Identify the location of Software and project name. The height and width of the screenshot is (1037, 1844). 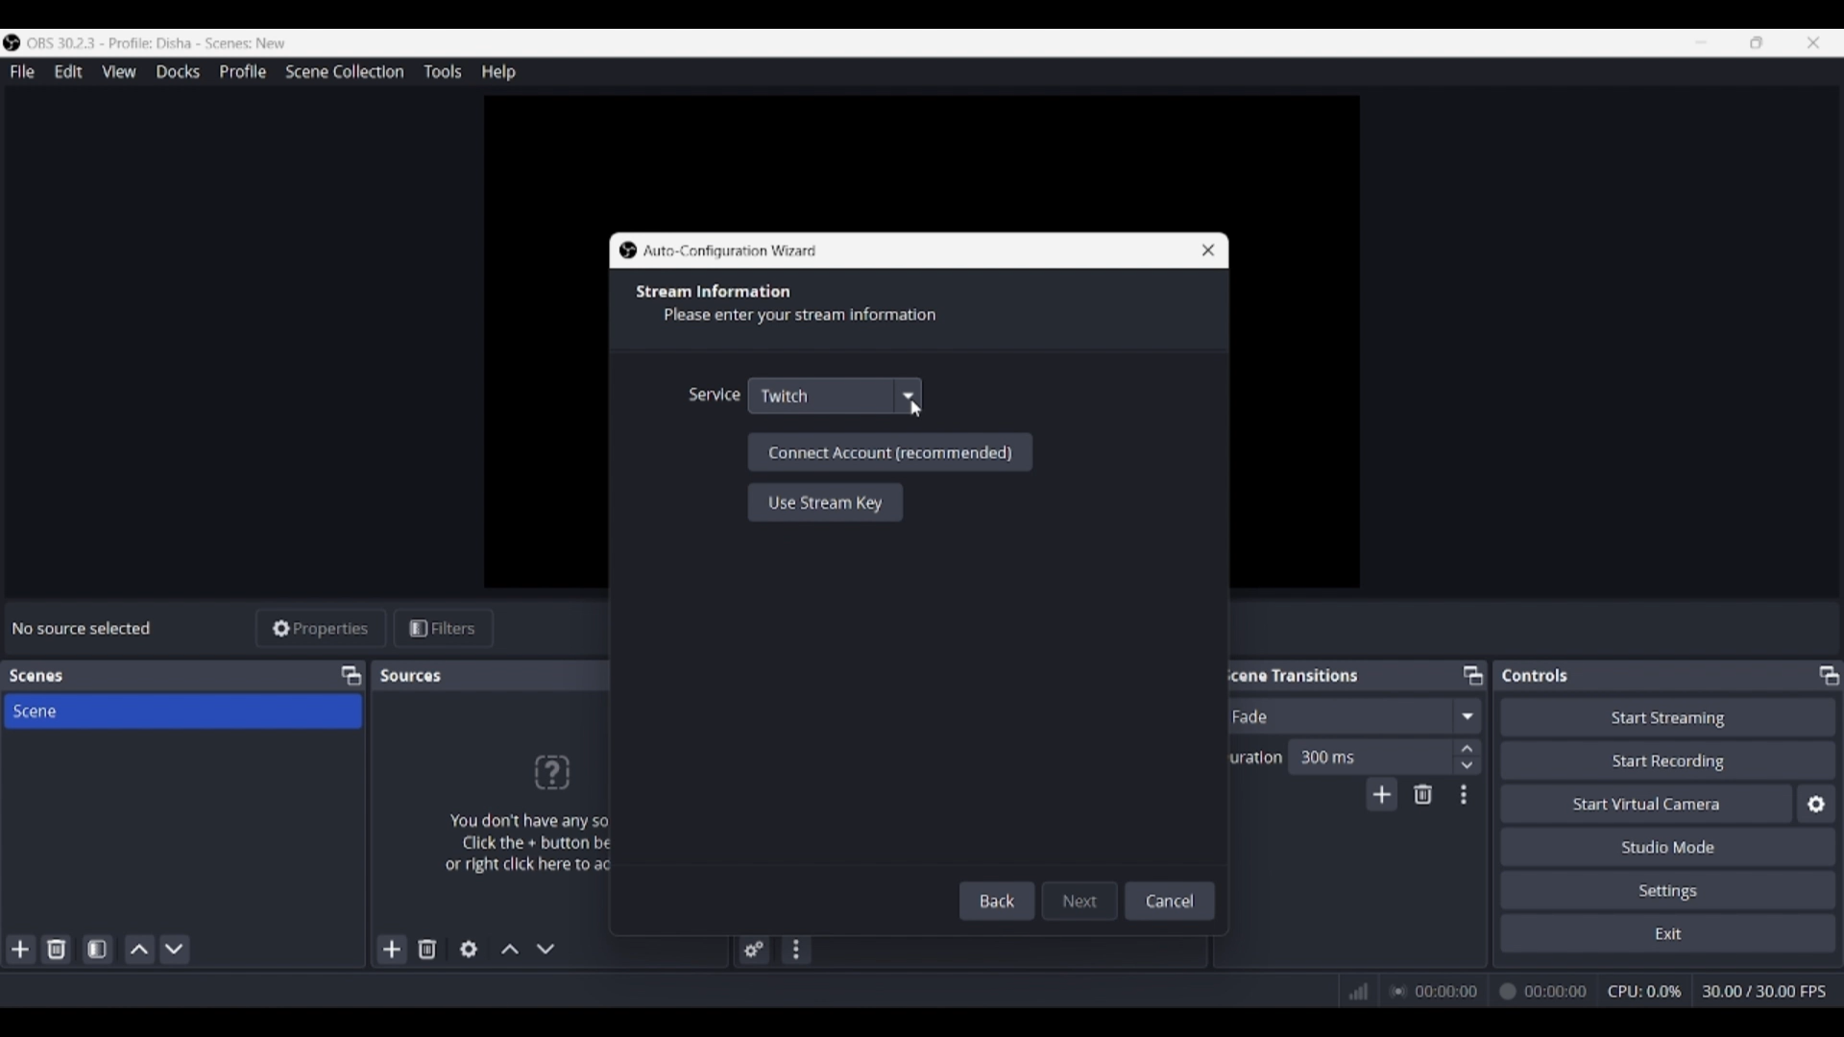
(165, 43).